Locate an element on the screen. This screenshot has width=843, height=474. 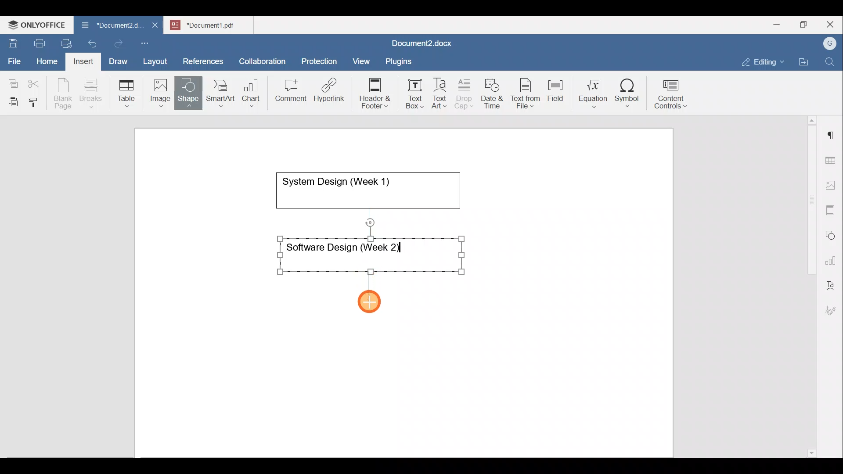
Draw is located at coordinates (117, 59).